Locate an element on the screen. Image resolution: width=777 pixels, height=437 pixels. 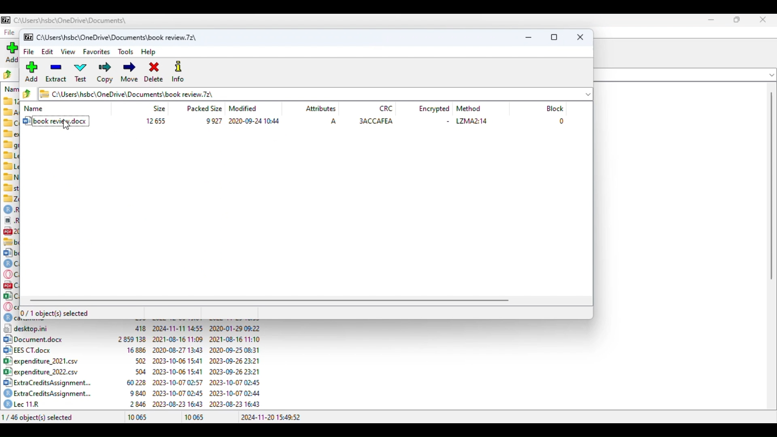
[+2 EES CT.docx 16886 2020-08-27 13:43 2020-09-25 08:31 is located at coordinates (132, 350).